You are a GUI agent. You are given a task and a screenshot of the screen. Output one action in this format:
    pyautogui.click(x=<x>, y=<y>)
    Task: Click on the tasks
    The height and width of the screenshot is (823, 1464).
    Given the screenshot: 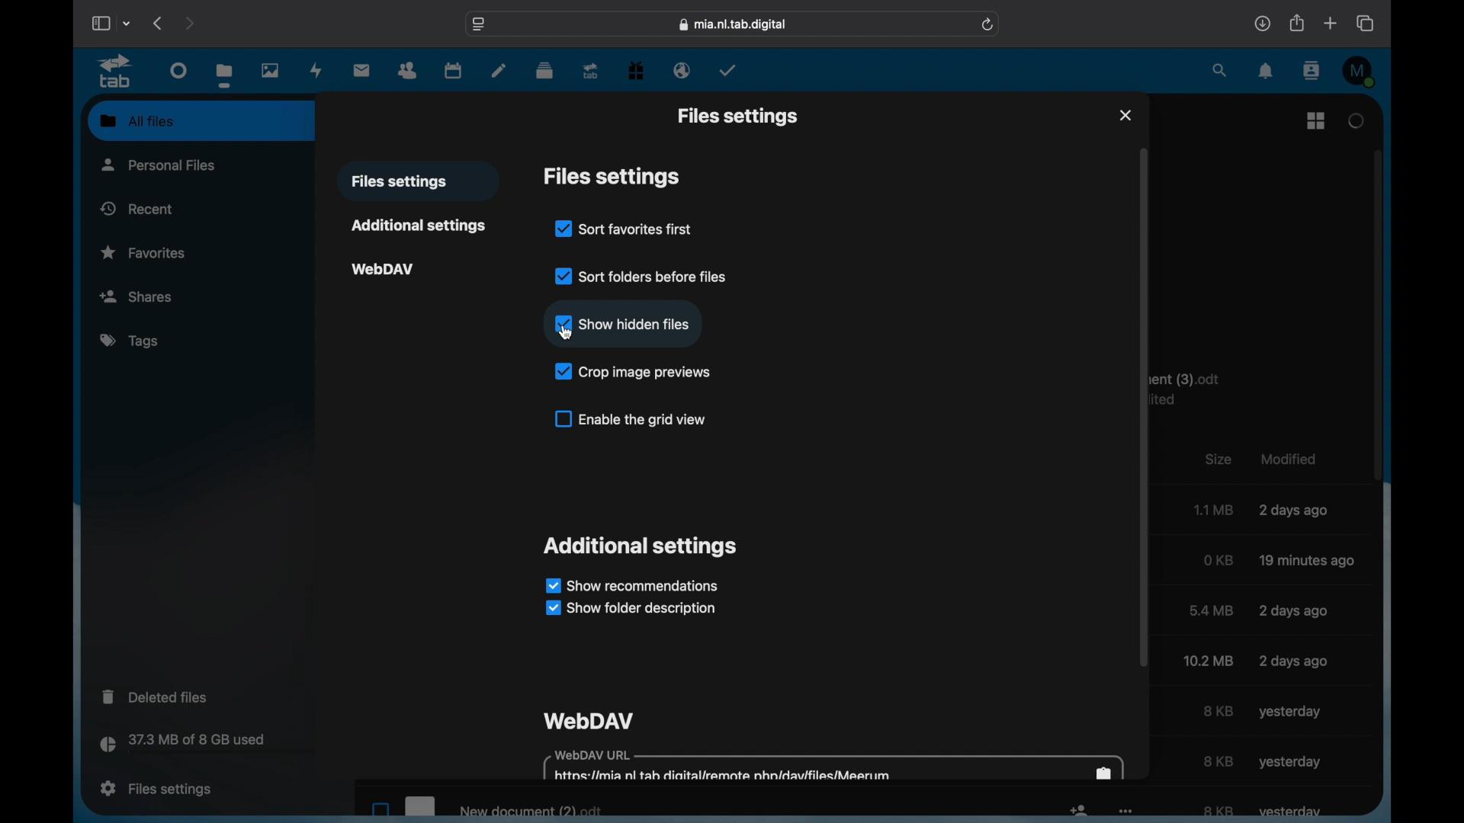 What is the action you would take?
    pyautogui.click(x=728, y=69)
    